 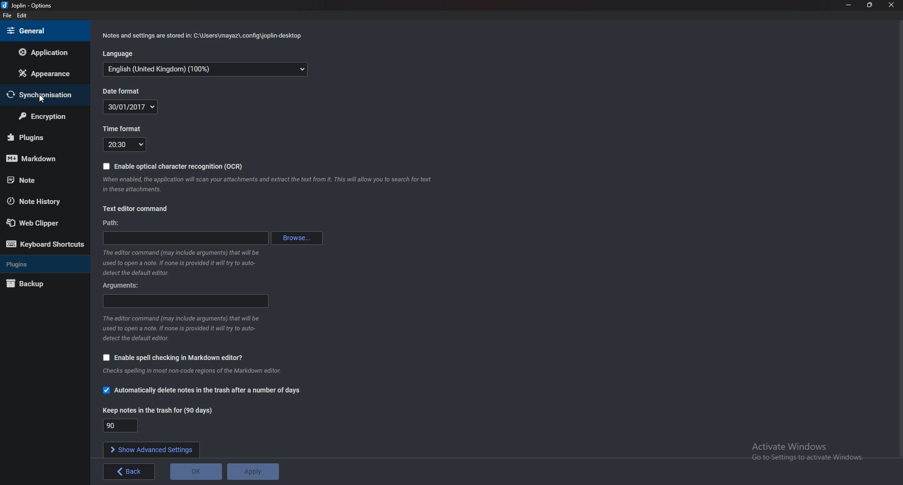 I want to click on arguments, so click(x=186, y=301).